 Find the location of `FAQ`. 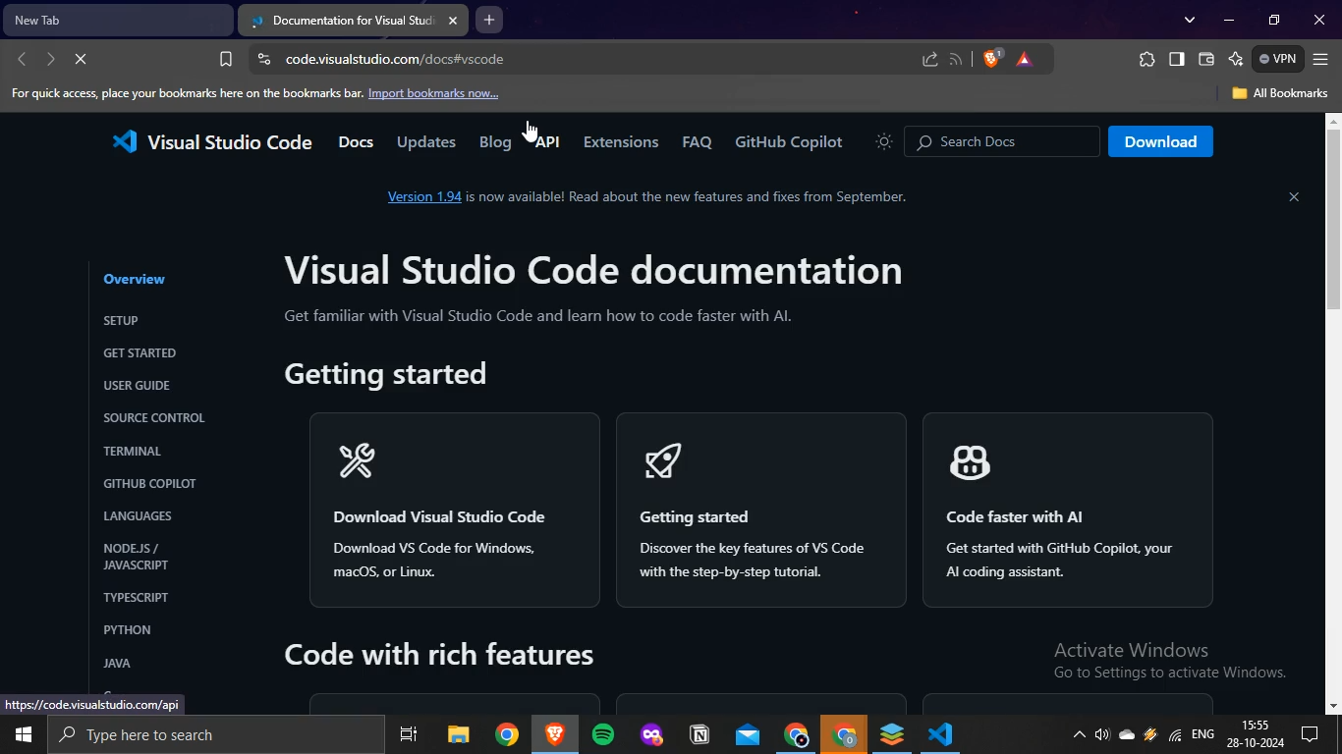

FAQ is located at coordinates (691, 142).